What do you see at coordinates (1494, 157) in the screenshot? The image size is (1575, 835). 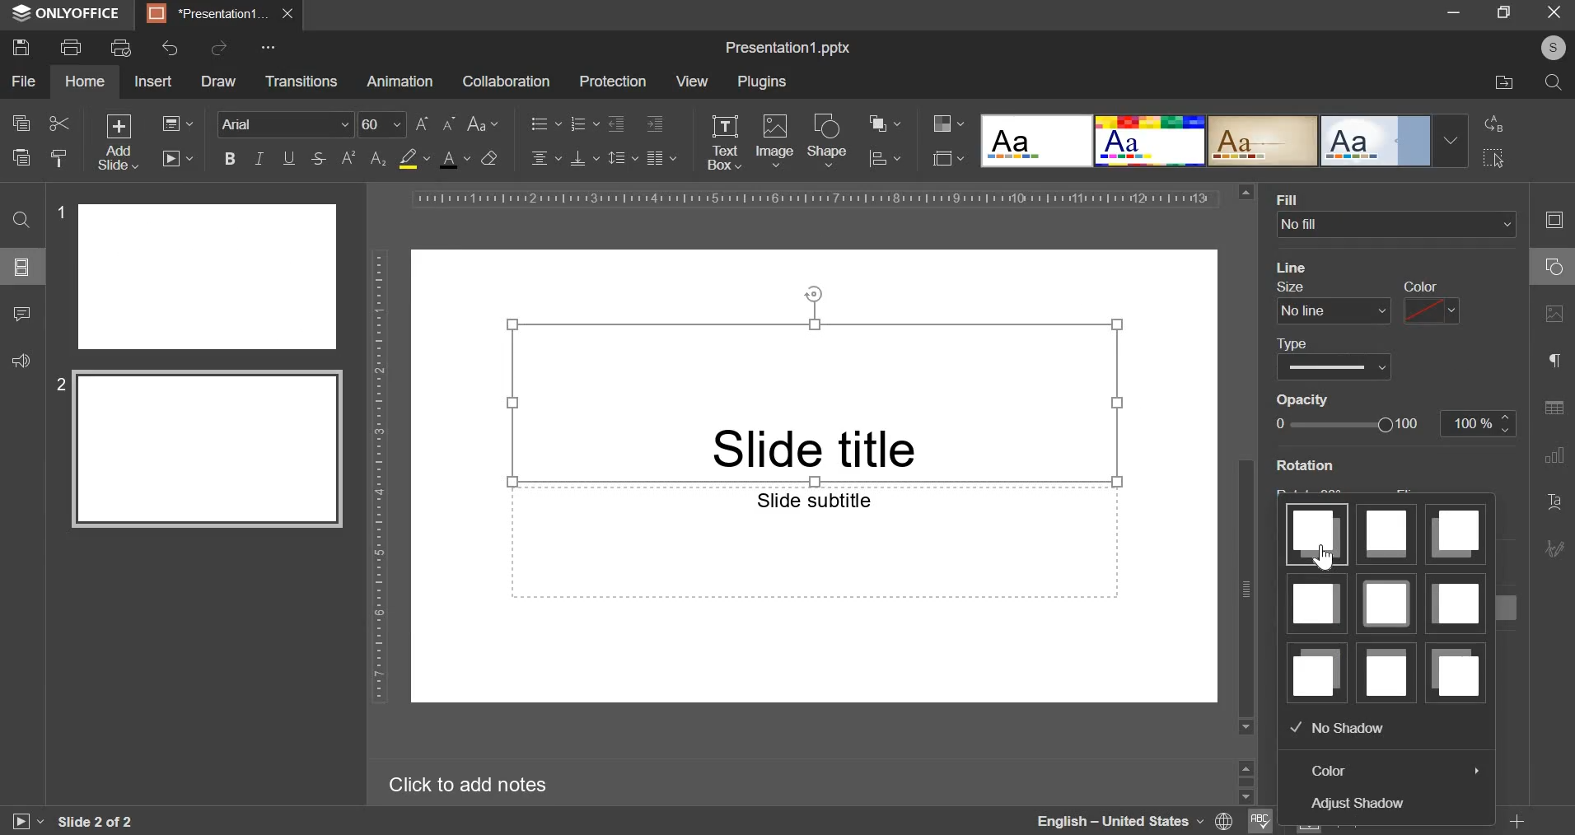 I see `select` at bounding box center [1494, 157].